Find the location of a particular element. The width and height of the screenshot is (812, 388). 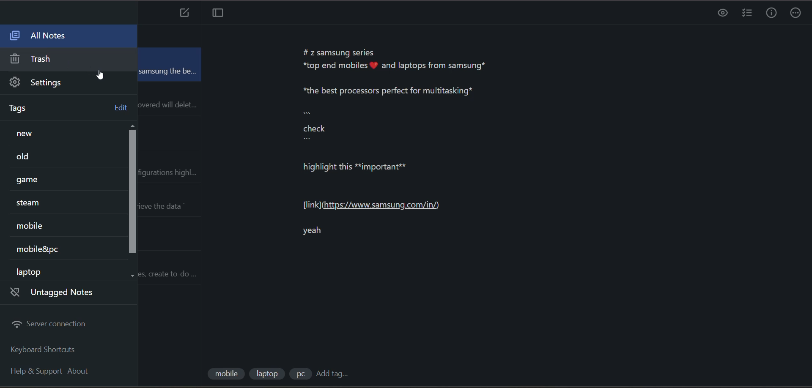

help and support is located at coordinates (31, 372).